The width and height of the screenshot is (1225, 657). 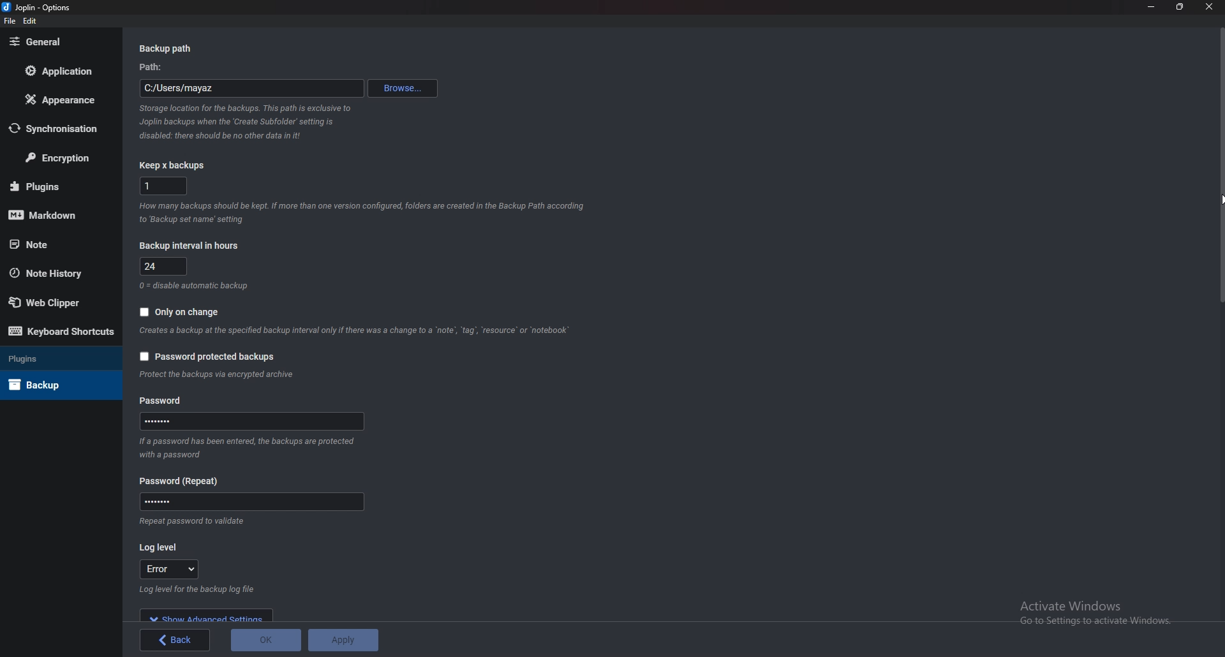 What do you see at coordinates (179, 313) in the screenshot?
I see `Only on change` at bounding box center [179, 313].